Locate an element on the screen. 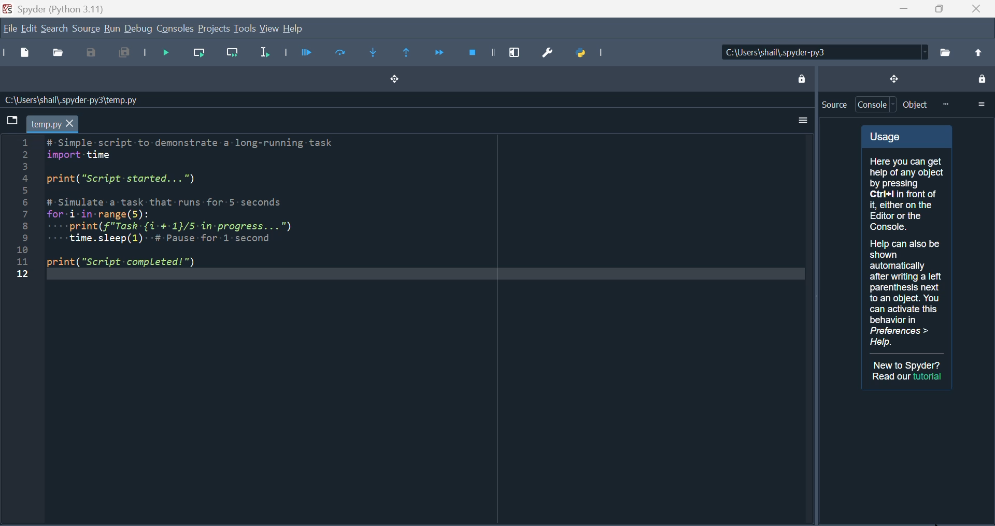 Image resolution: width=995 pixels, height=526 pixels. view is located at coordinates (270, 29).